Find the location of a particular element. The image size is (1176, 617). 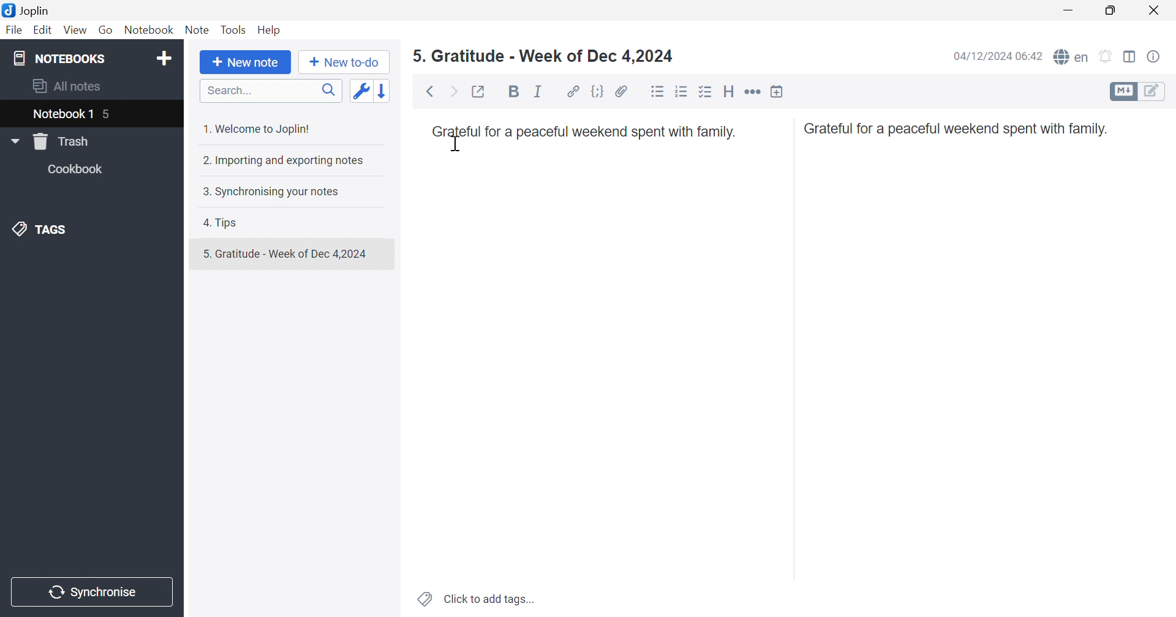

Toggle sort order field is located at coordinates (363, 92).